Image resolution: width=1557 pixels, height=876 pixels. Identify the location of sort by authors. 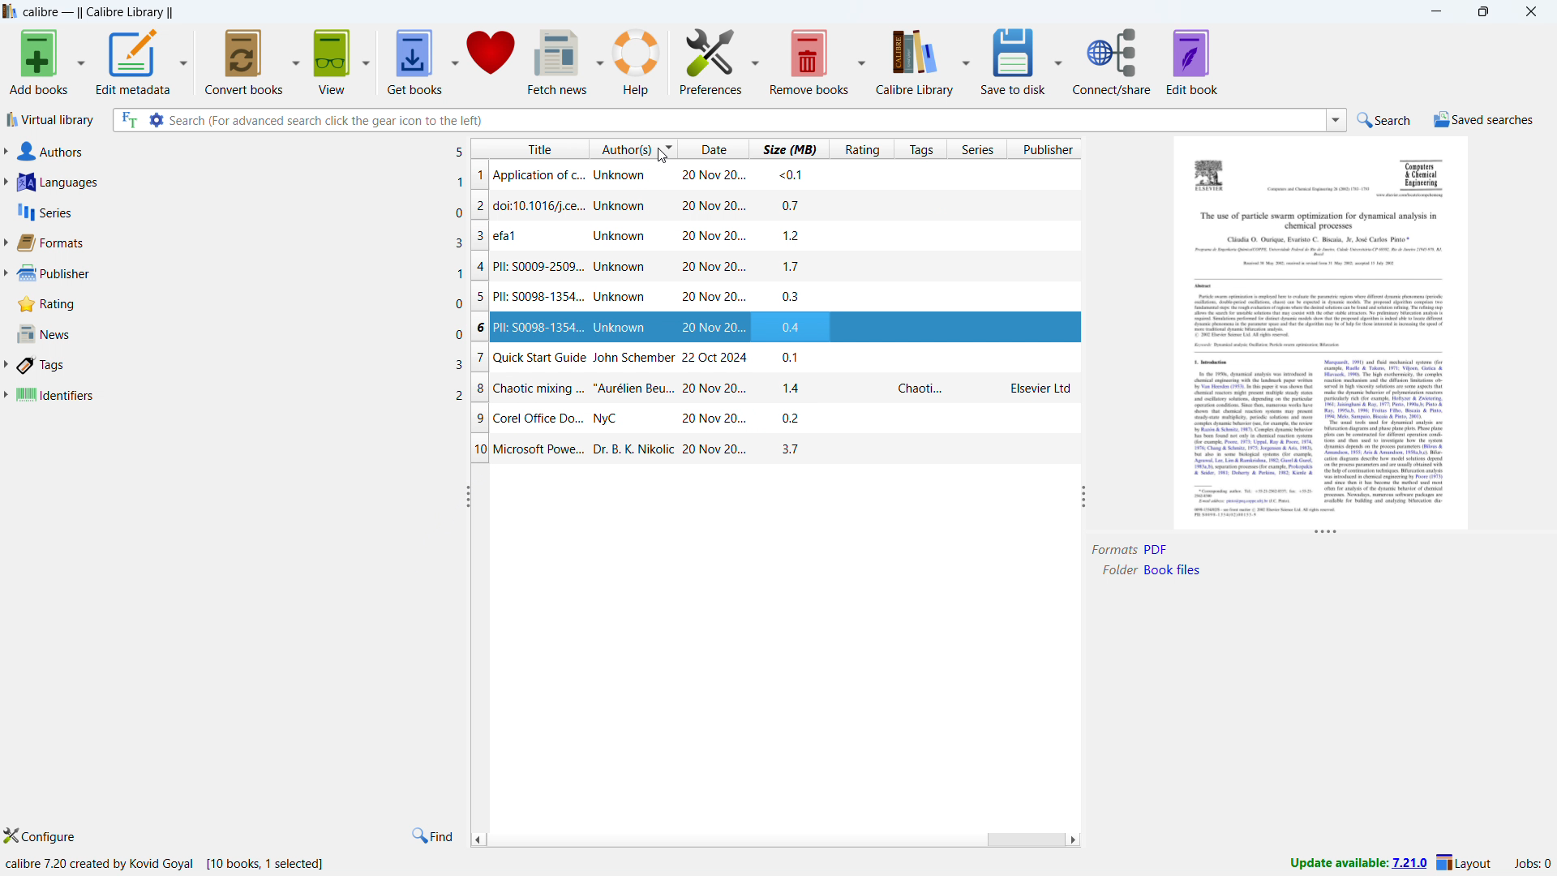
(632, 148).